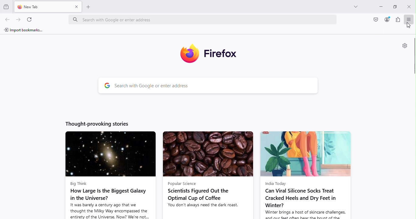 The image size is (416, 219). What do you see at coordinates (353, 6) in the screenshot?
I see `List all tabs` at bounding box center [353, 6].